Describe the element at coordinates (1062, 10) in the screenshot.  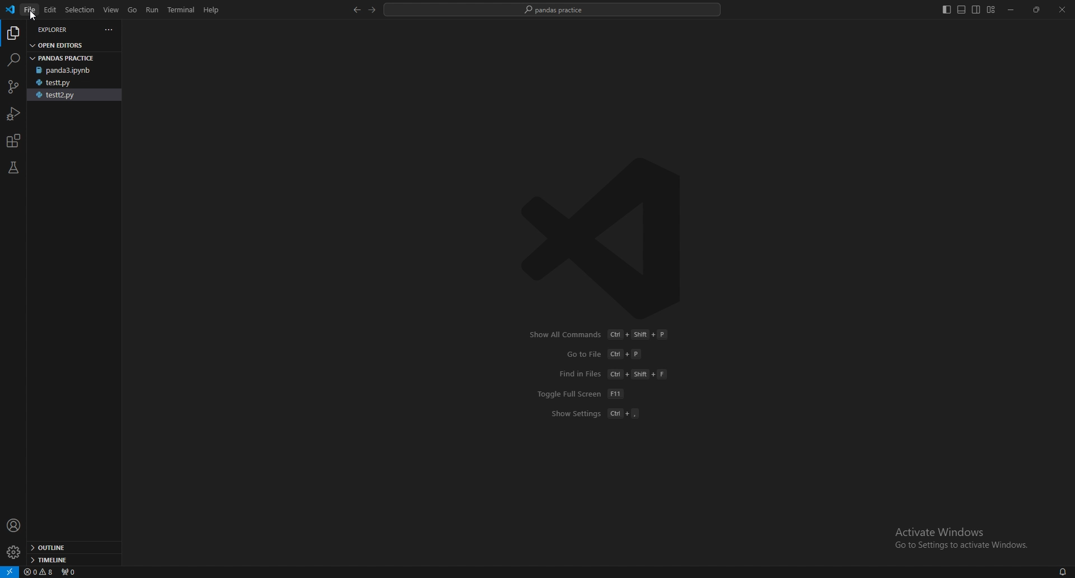
I see `close` at that location.